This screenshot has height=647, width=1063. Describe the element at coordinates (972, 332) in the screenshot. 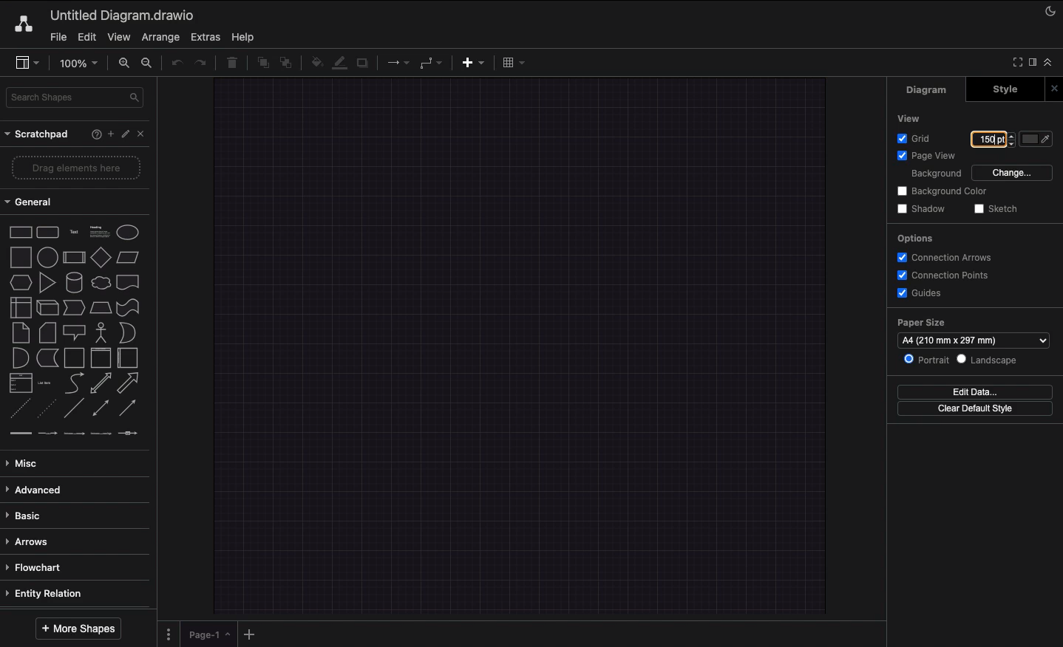

I see `Paper size` at that location.